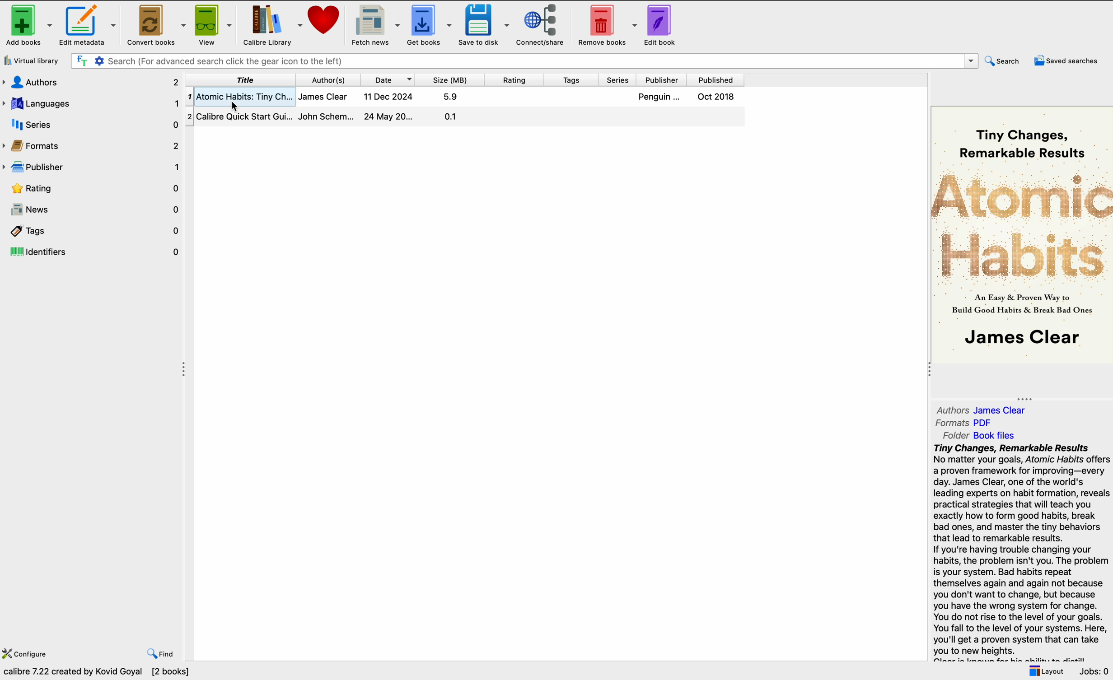 Image resolution: width=1113 pixels, height=680 pixels. Describe the element at coordinates (525, 61) in the screenshot. I see `search bar` at that location.